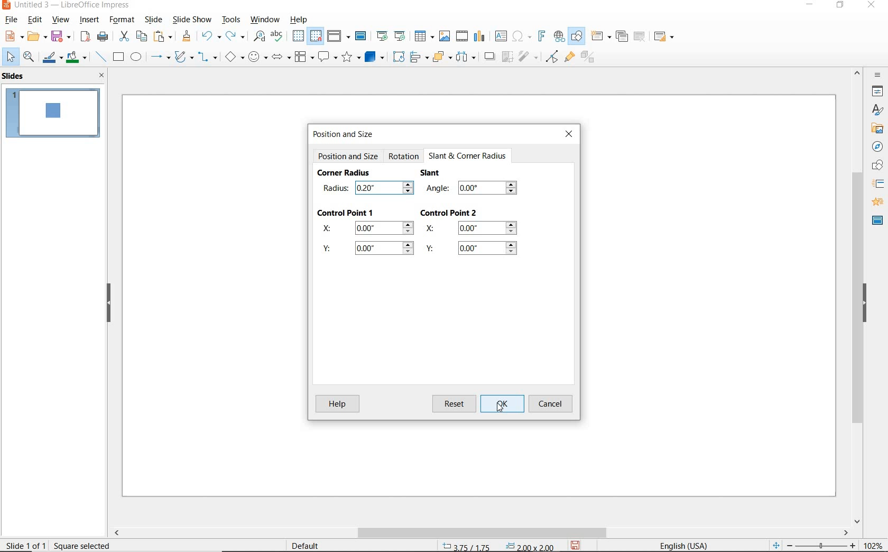 The image size is (888, 552). I want to click on rotate, so click(398, 57).